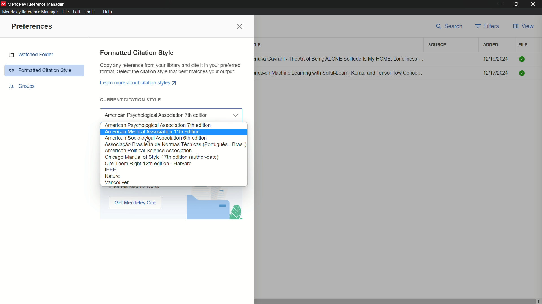 The image size is (542, 304). What do you see at coordinates (3, 4) in the screenshot?
I see `app icon` at bounding box center [3, 4].